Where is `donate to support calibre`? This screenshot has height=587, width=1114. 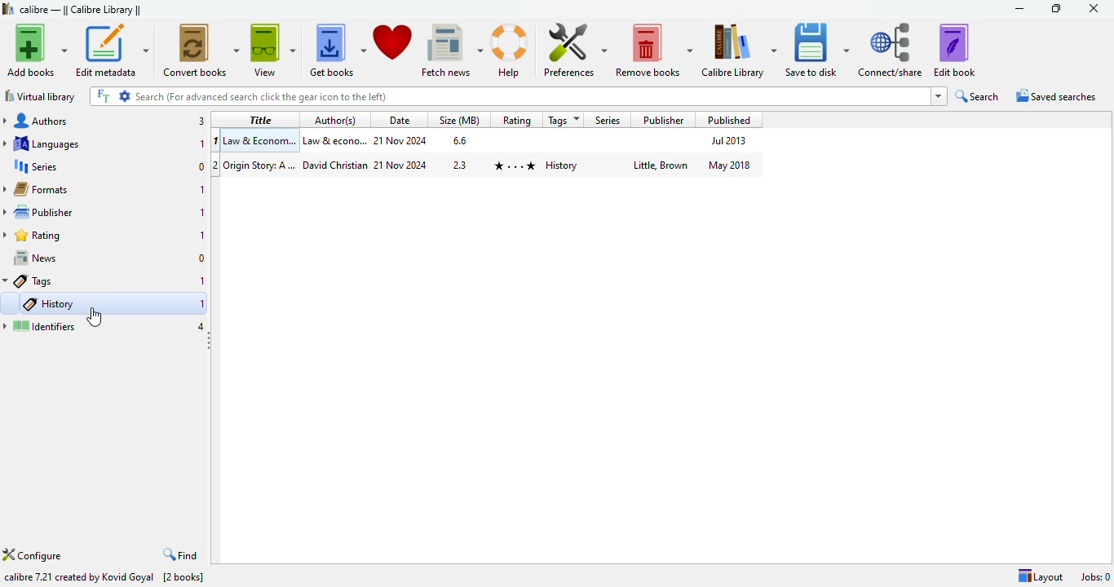
donate to support calibre is located at coordinates (393, 43).